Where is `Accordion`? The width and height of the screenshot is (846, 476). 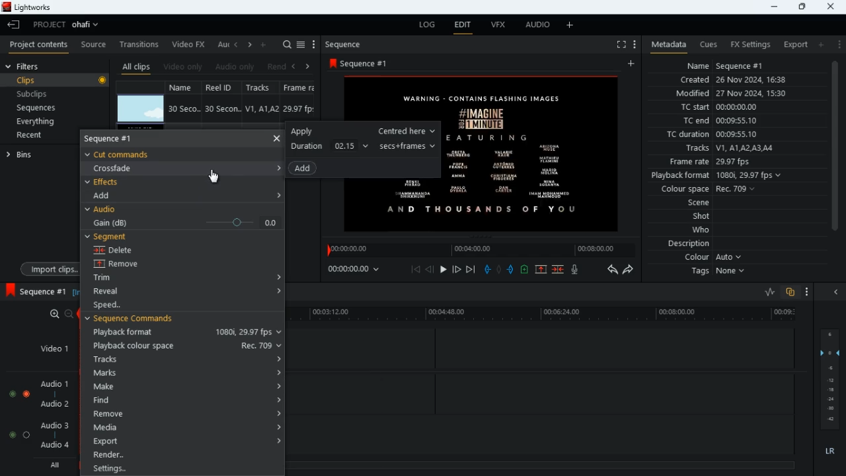
Accordion is located at coordinates (279, 194).